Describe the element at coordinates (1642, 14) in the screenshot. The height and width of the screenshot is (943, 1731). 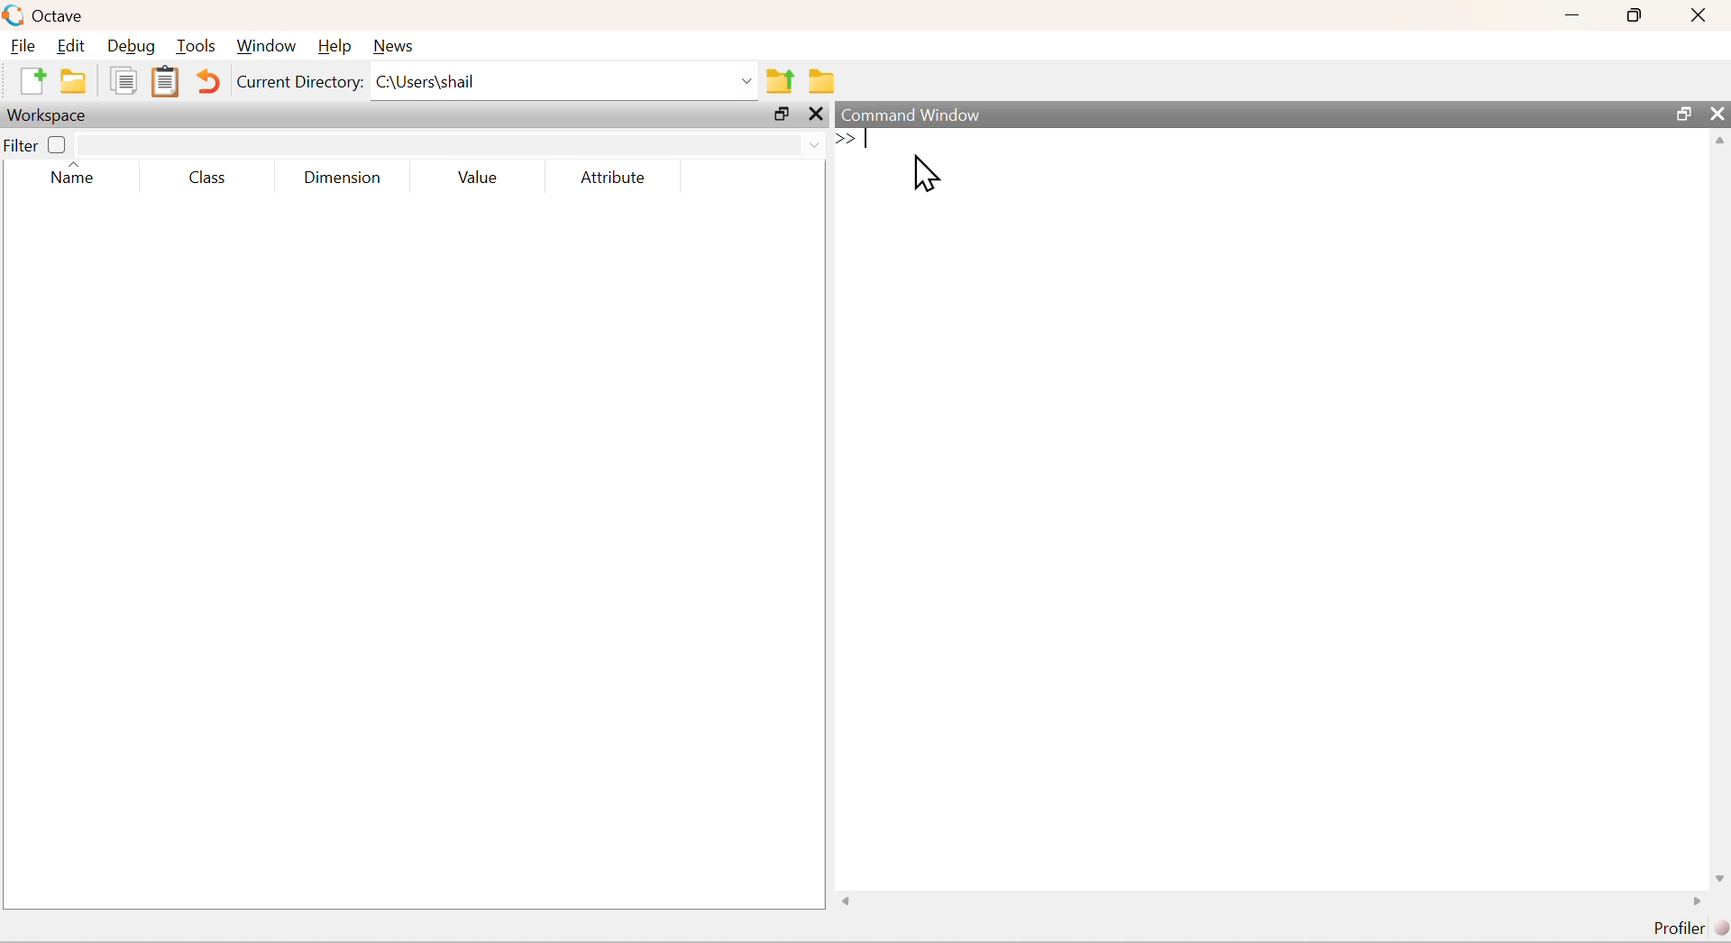
I see `Maximize` at that location.